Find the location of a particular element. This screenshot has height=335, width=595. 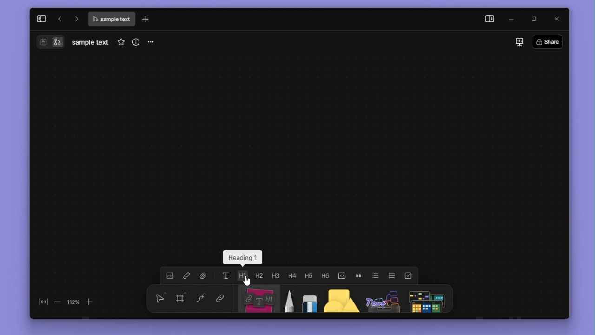

collapse sidebar is located at coordinates (41, 19).